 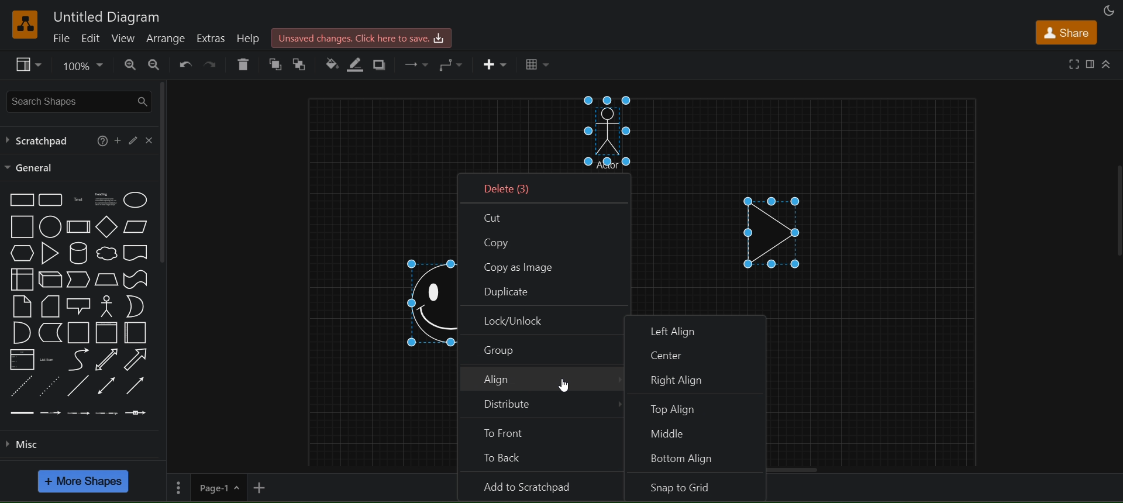 I want to click on bidirectional connector, so click(x=108, y=386).